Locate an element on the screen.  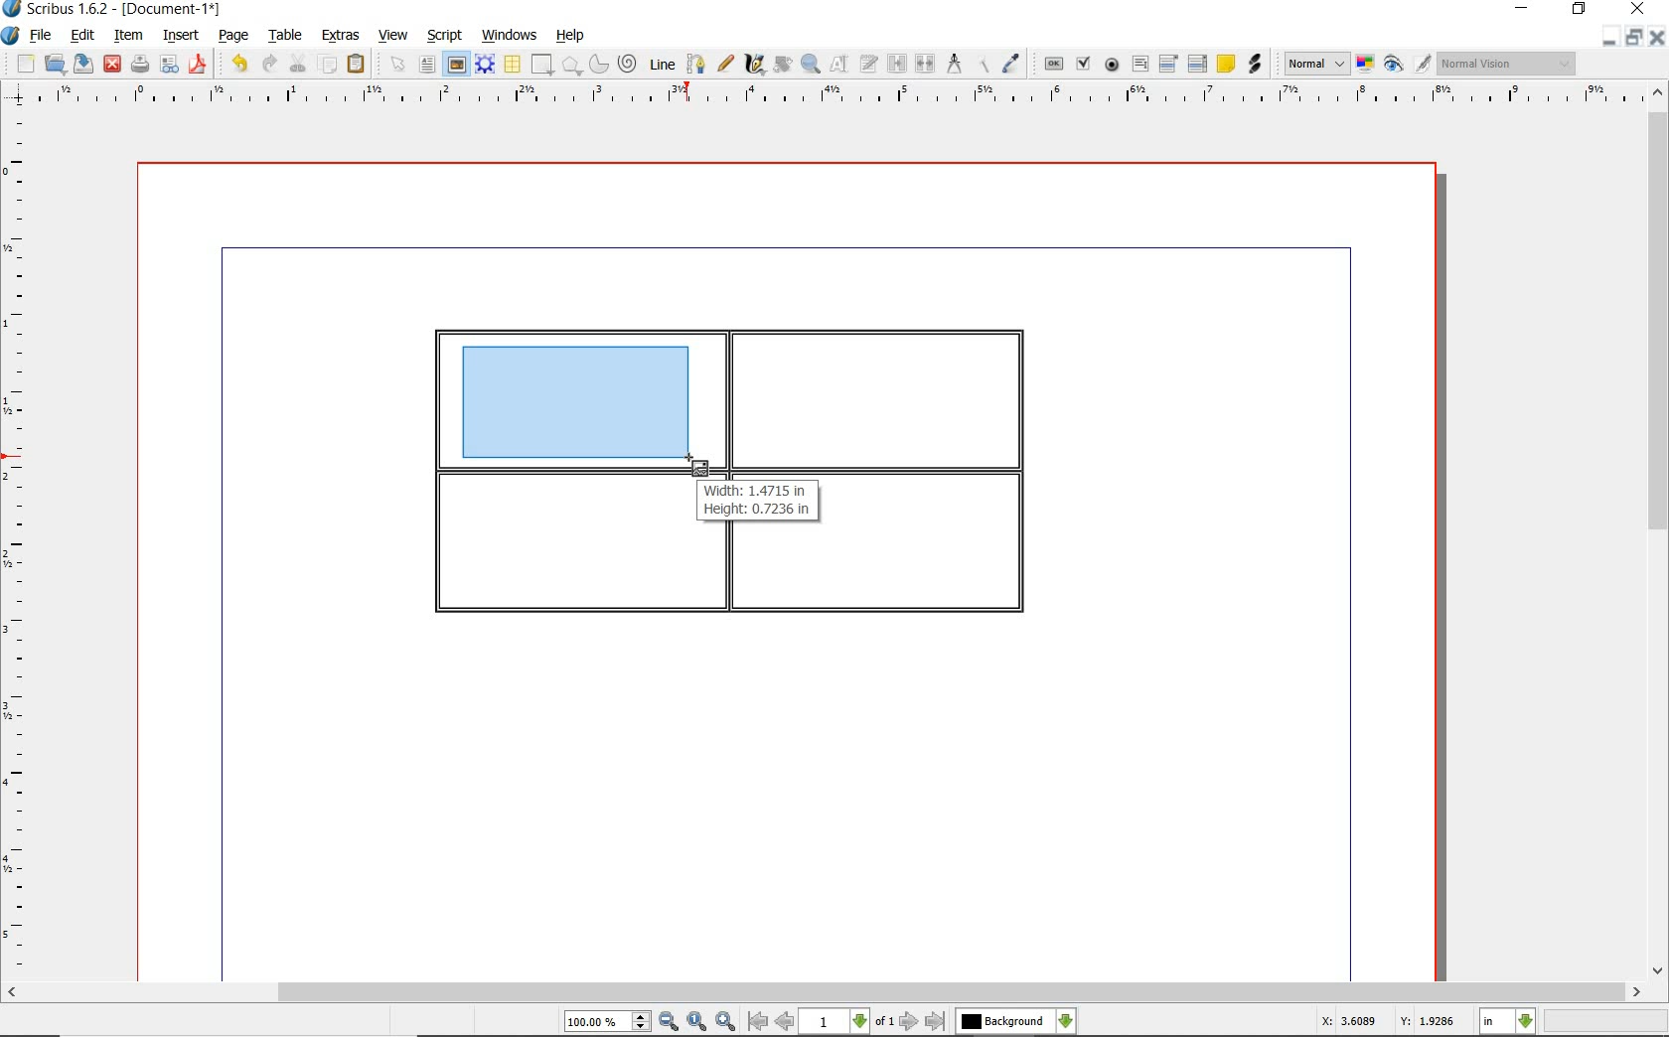
edit is located at coordinates (80, 36).